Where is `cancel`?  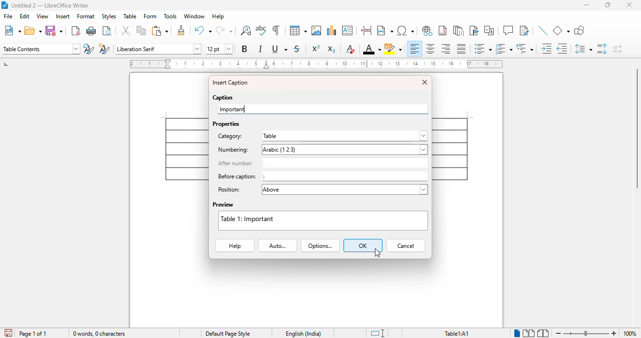 cancel is located at coordinates (405, 246).